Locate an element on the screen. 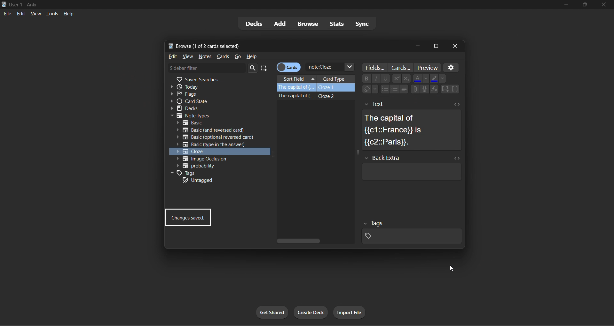 This screenshot has width=614, height=326. maximize is located at coordinates (436, 46).